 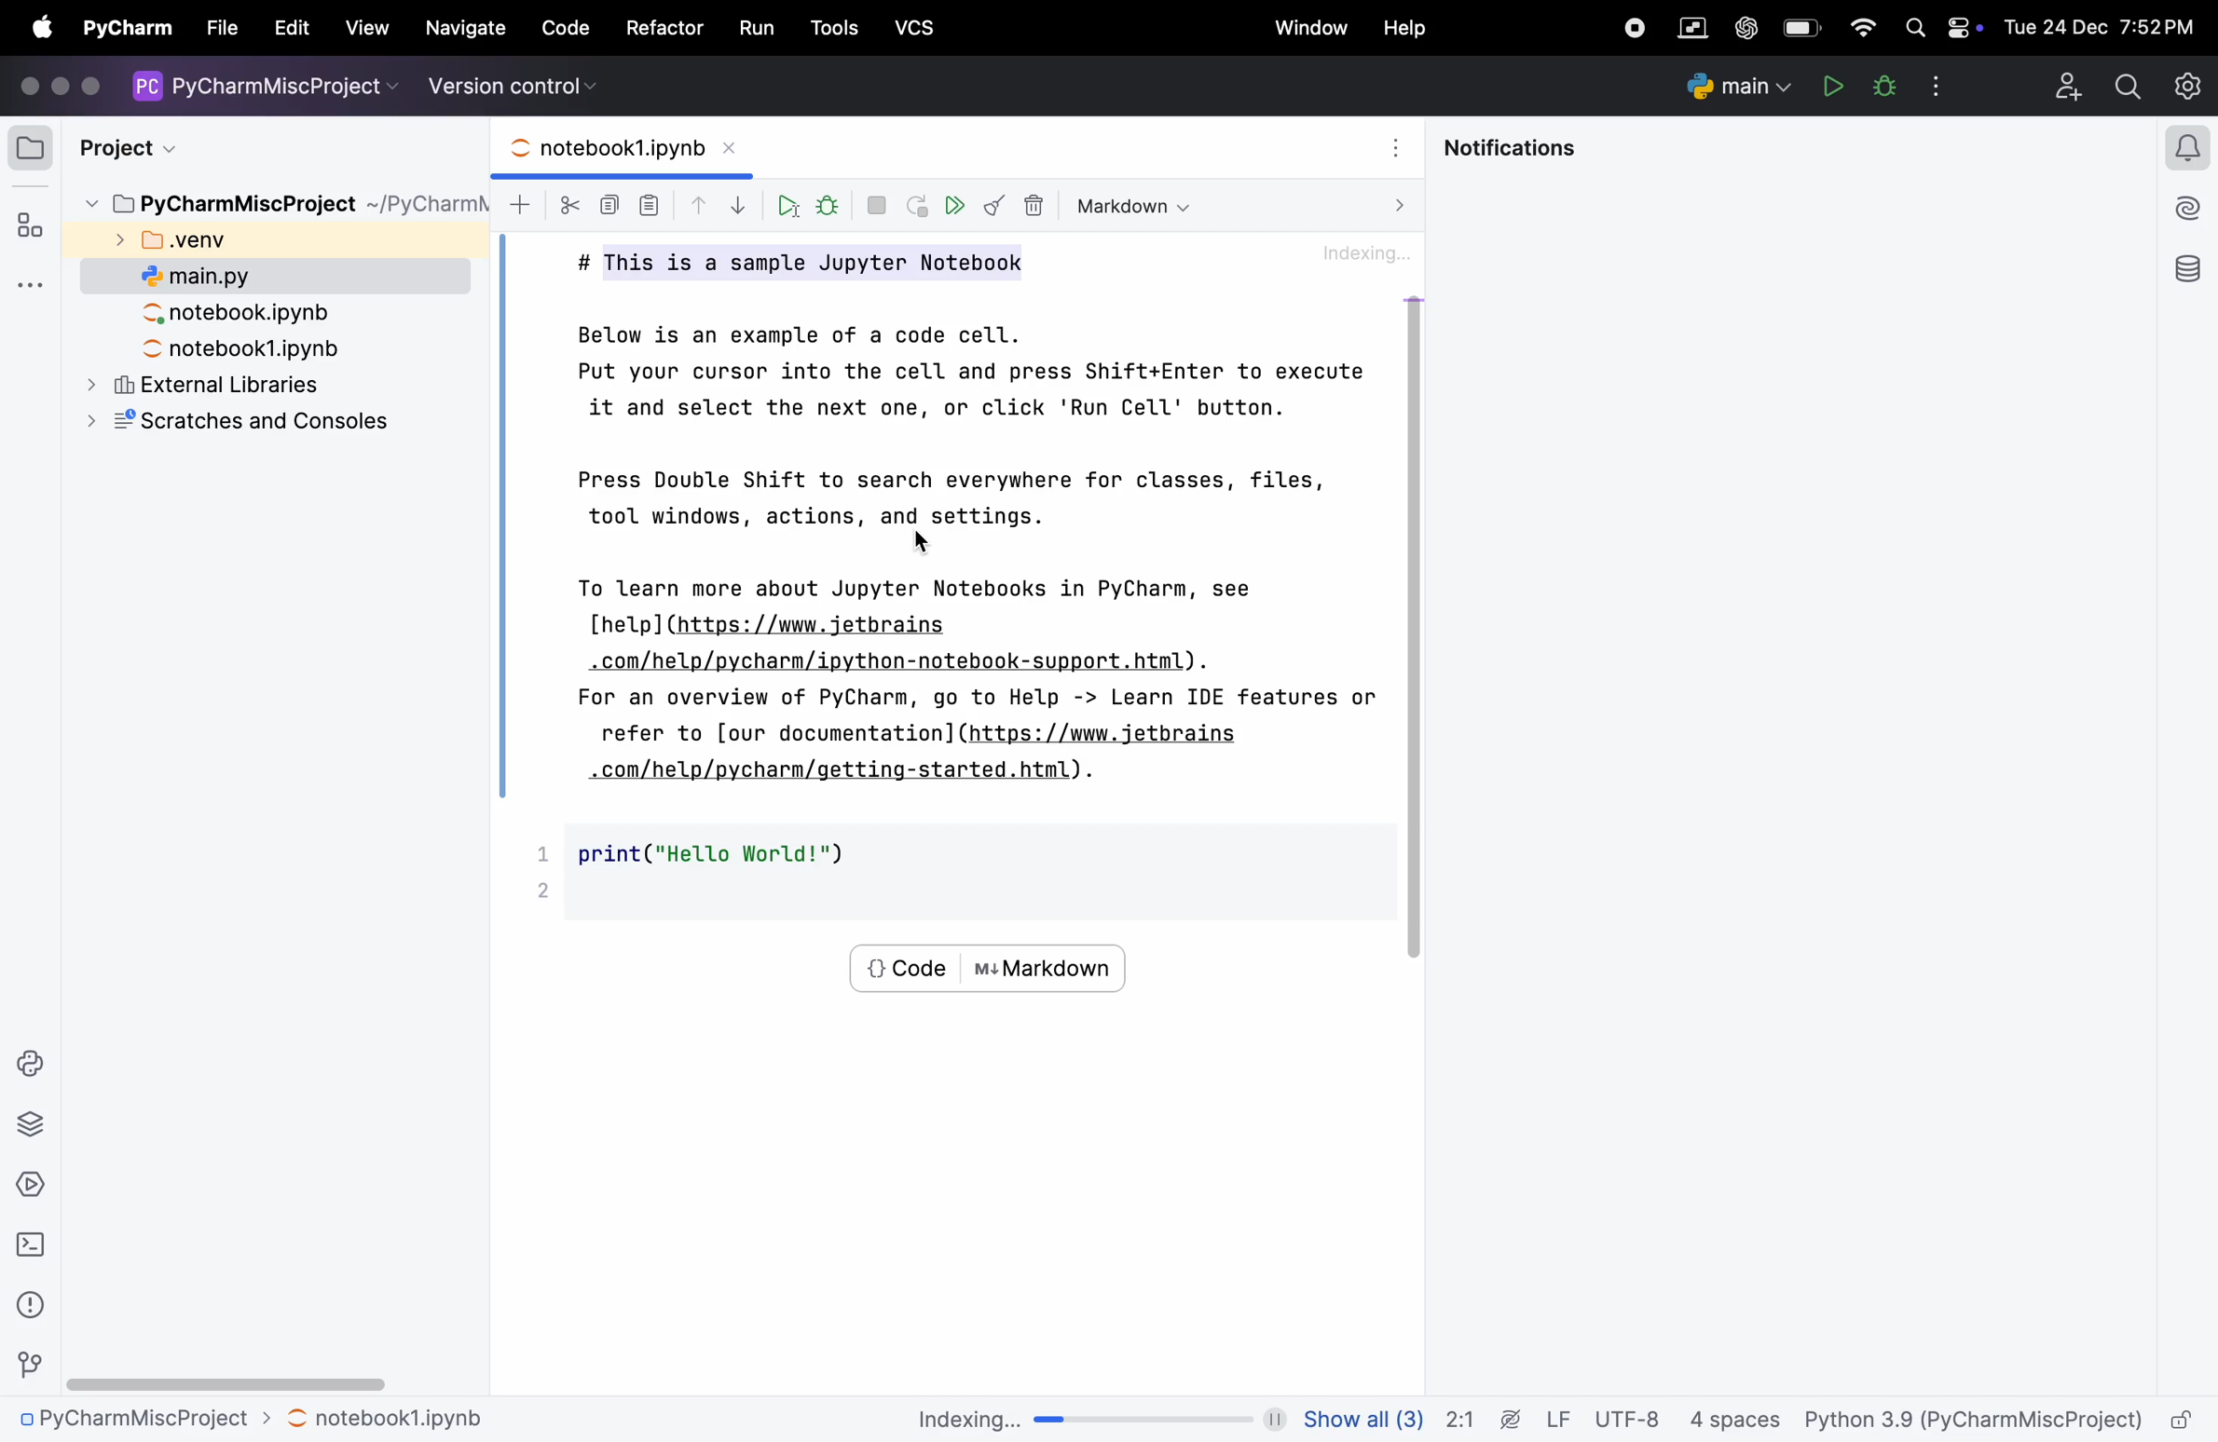 What do you see at coordinates (1746, 27) in the screenshot?
I see `chatgpt` at bounding box center [1746, 27].